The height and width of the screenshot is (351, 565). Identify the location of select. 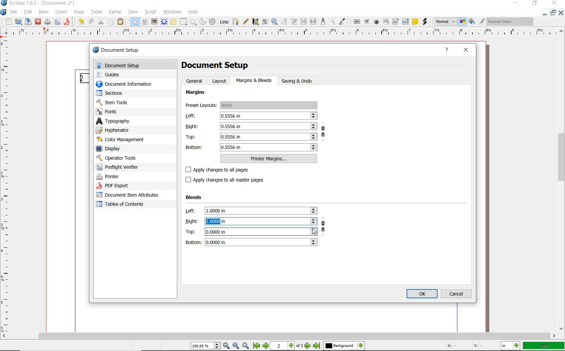
(135, 23).